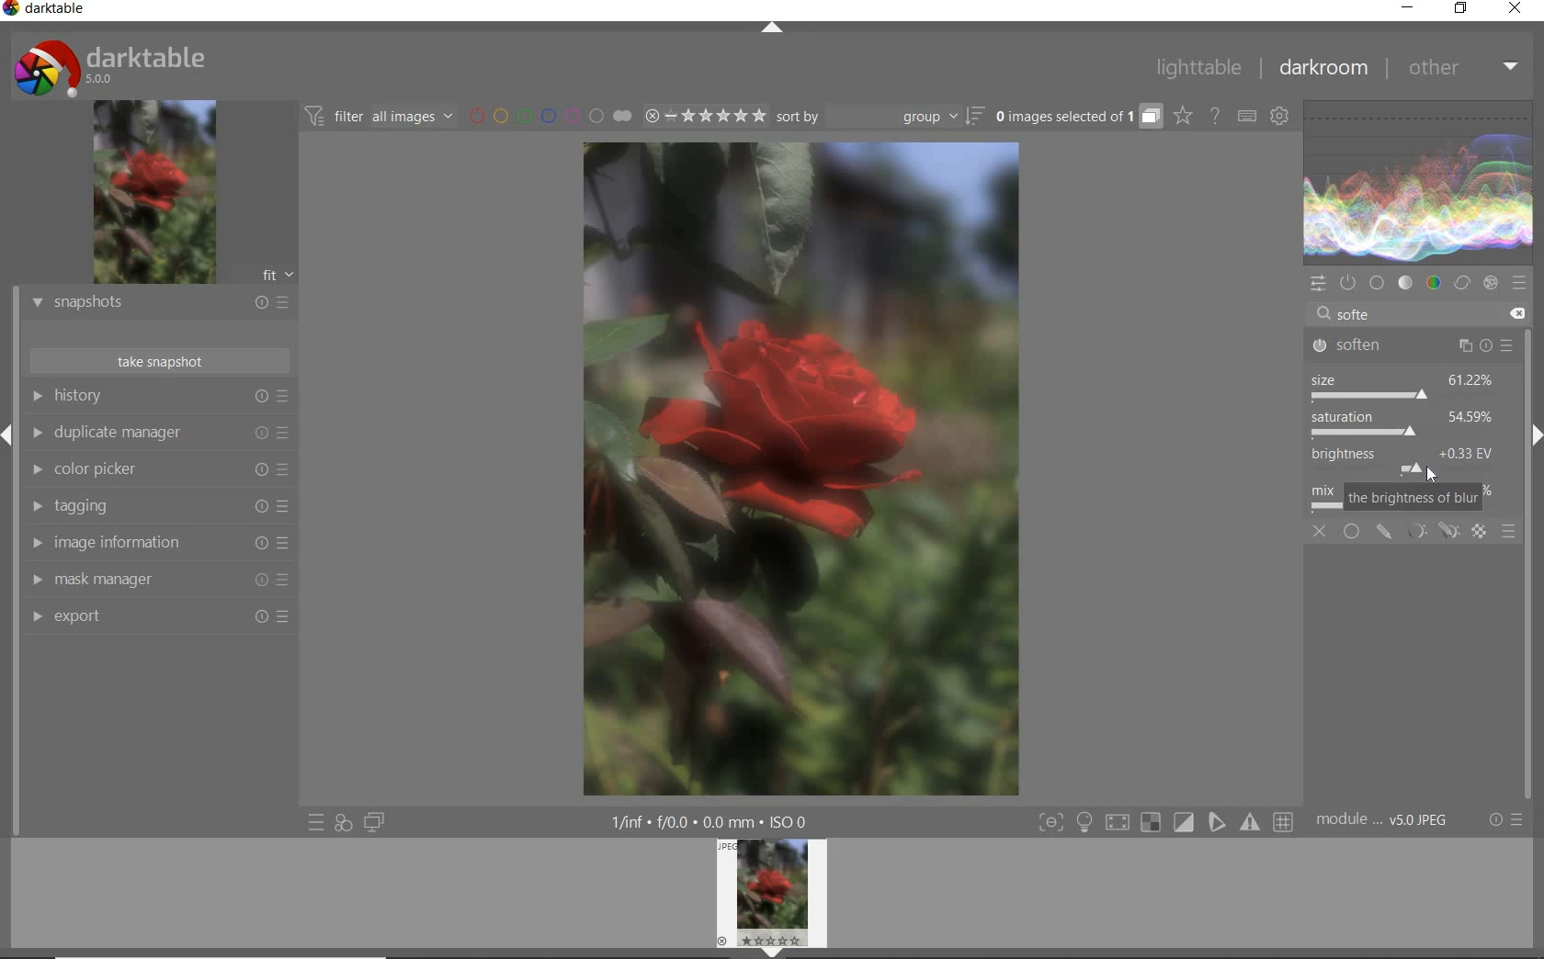  What do you see at coordinates (1346, 281) in the screenshot?
I see `show only active modules` at bounding box center [1346, 281].